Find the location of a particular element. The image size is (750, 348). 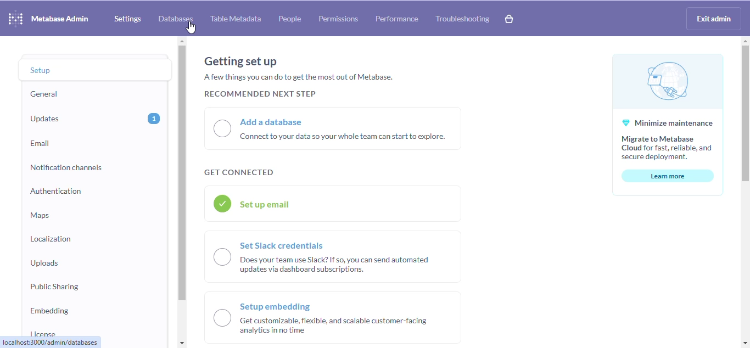

public sharing is located at coordinates (55, 287).